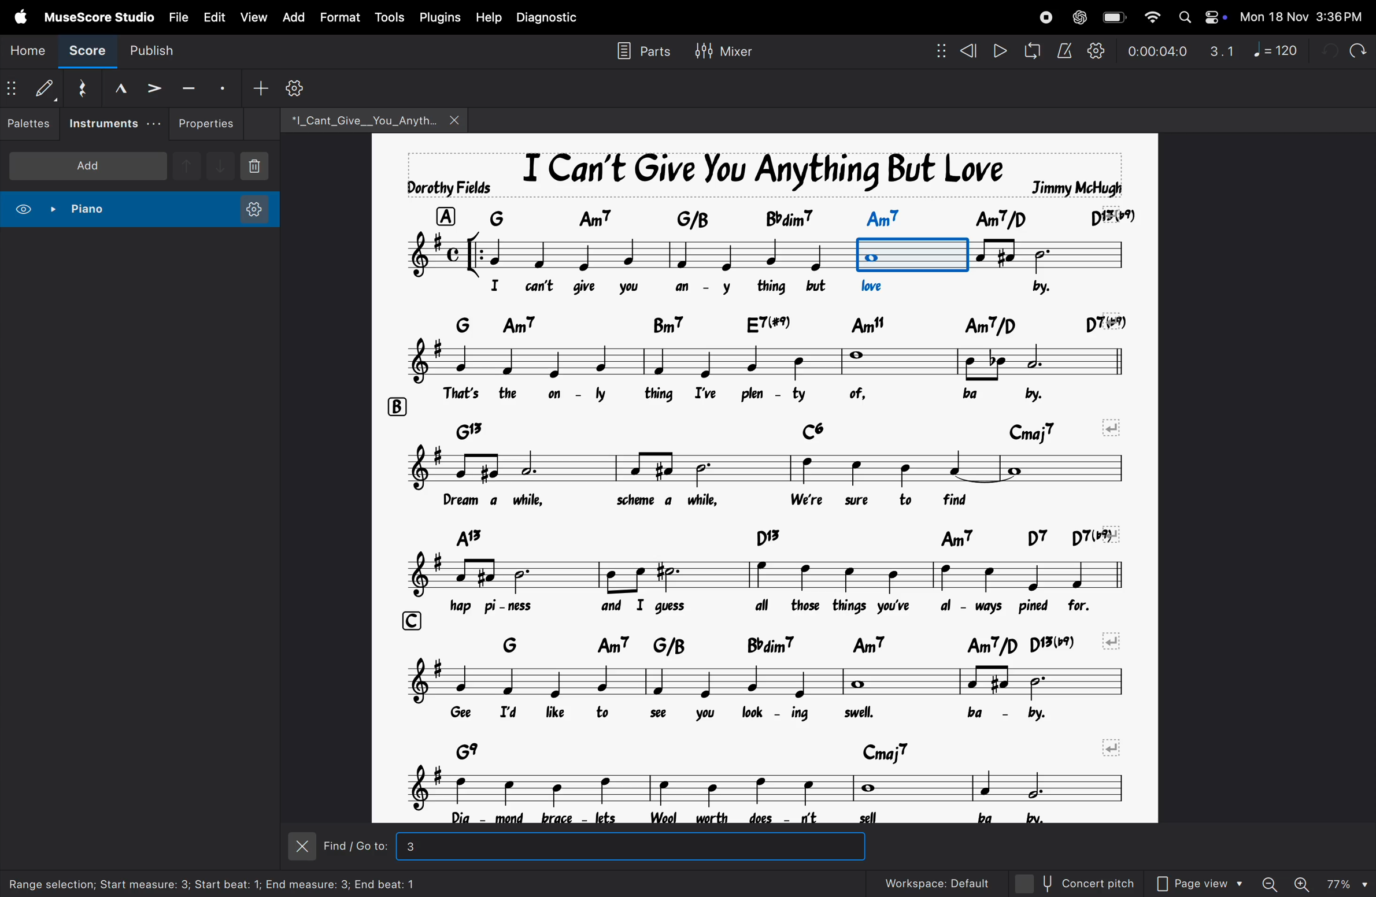 The width and height of the screenshot is (1376, 897). Describe the element at coordinates (414, 847) in the screenshot. I see `3` at that location.